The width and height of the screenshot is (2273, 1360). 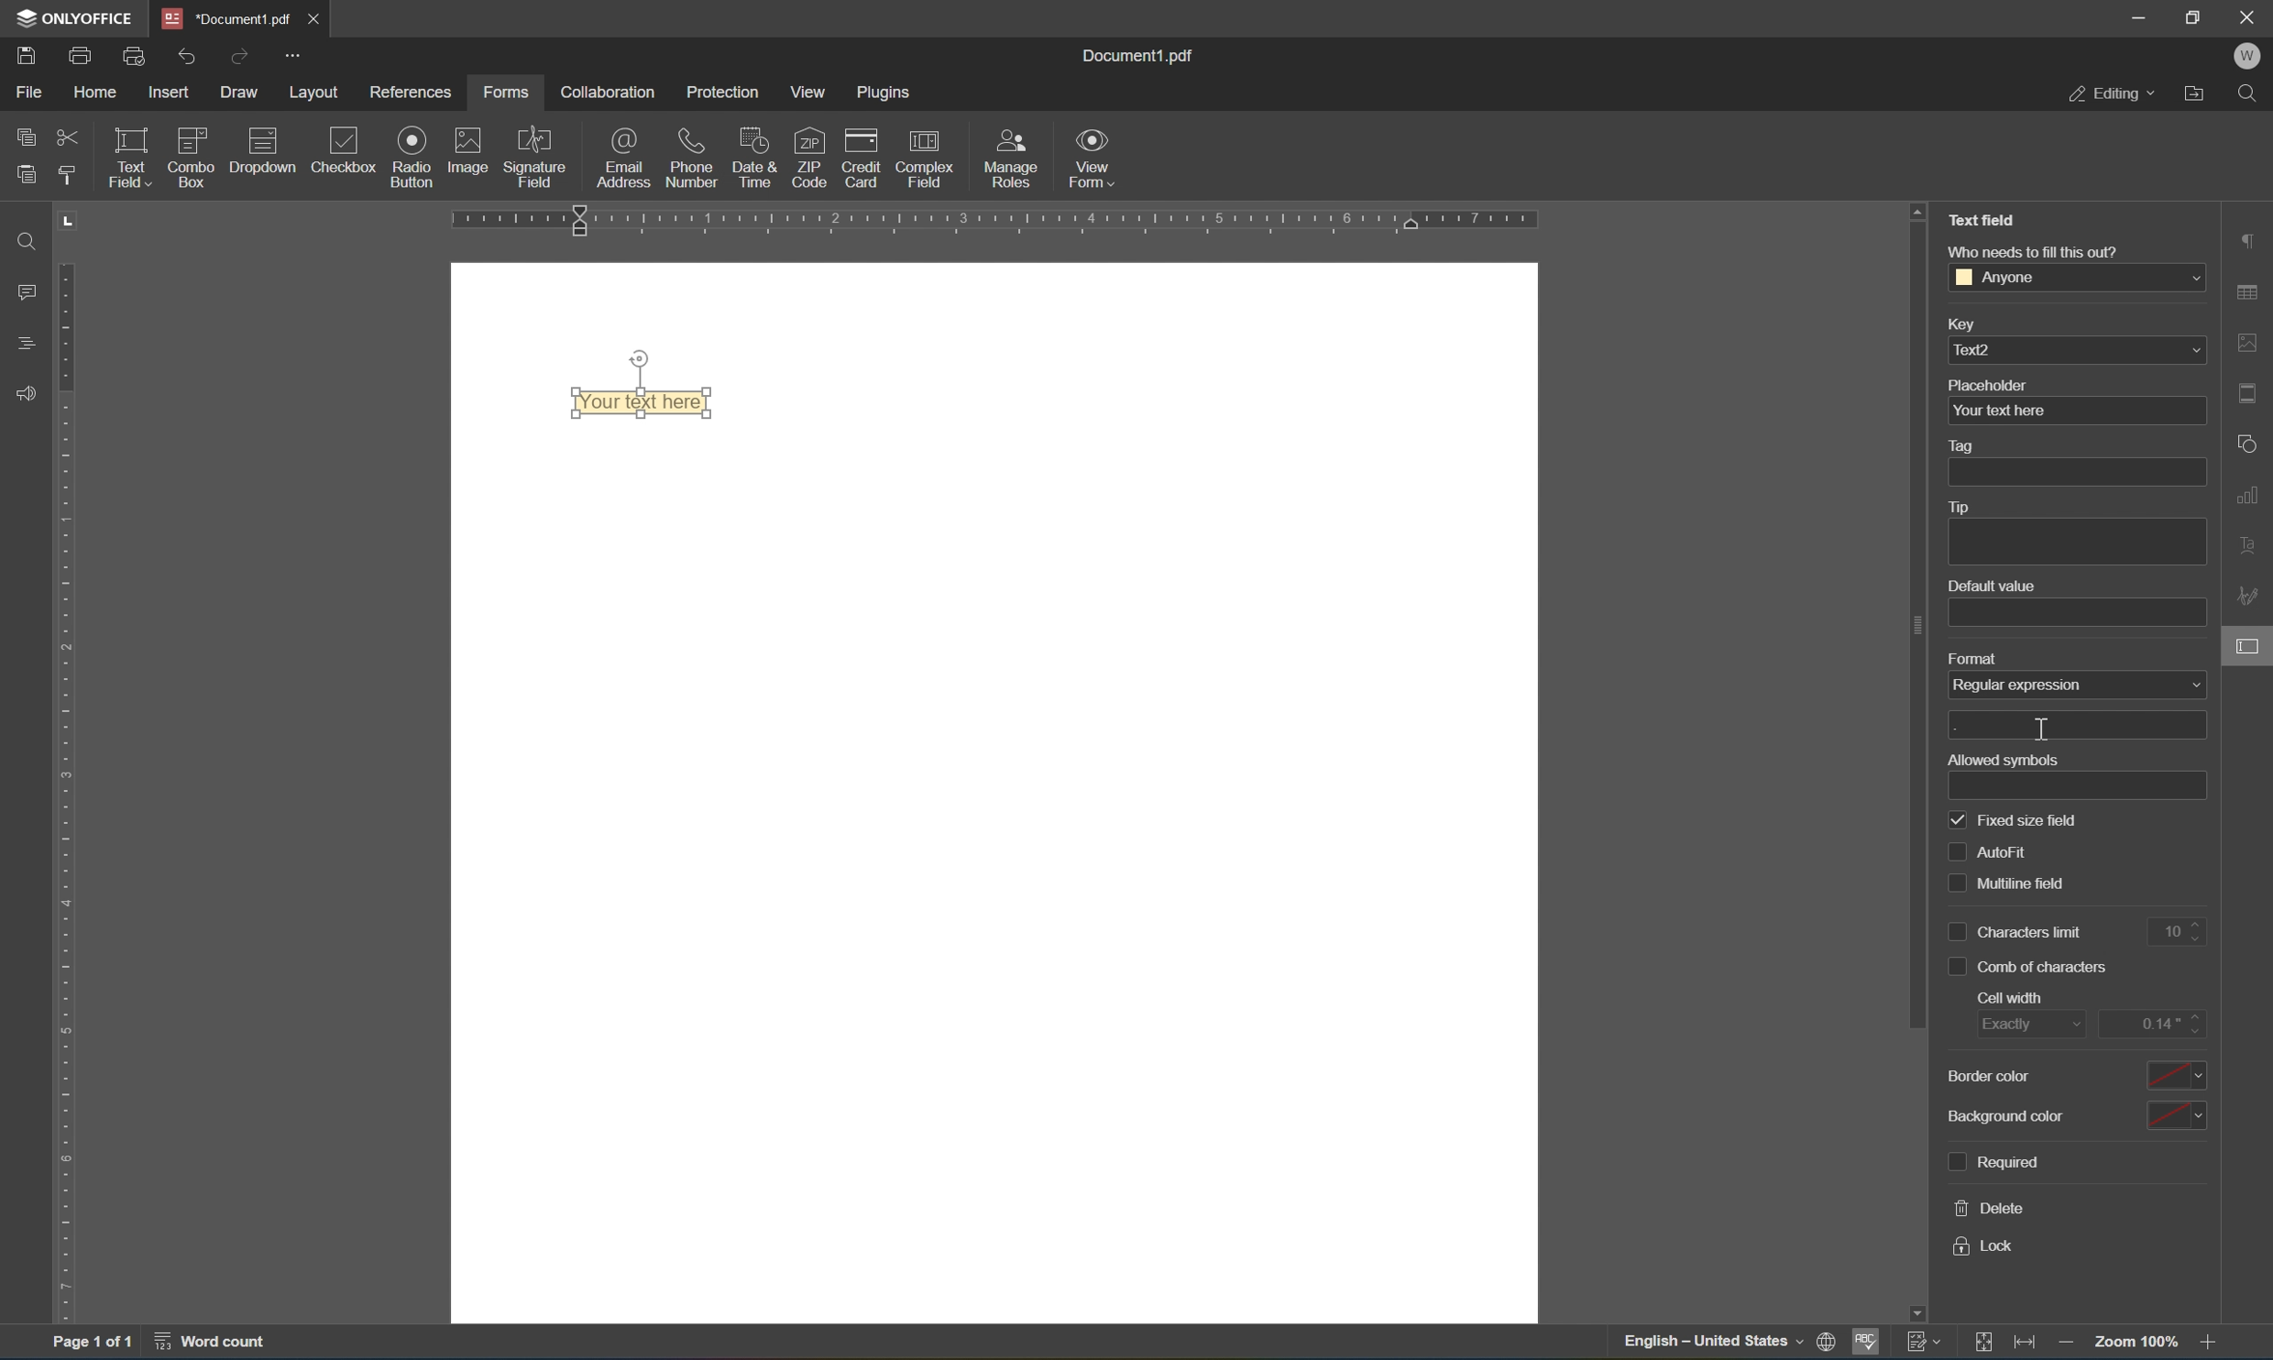 I want to click on zip code, so click(x=808, y=158).